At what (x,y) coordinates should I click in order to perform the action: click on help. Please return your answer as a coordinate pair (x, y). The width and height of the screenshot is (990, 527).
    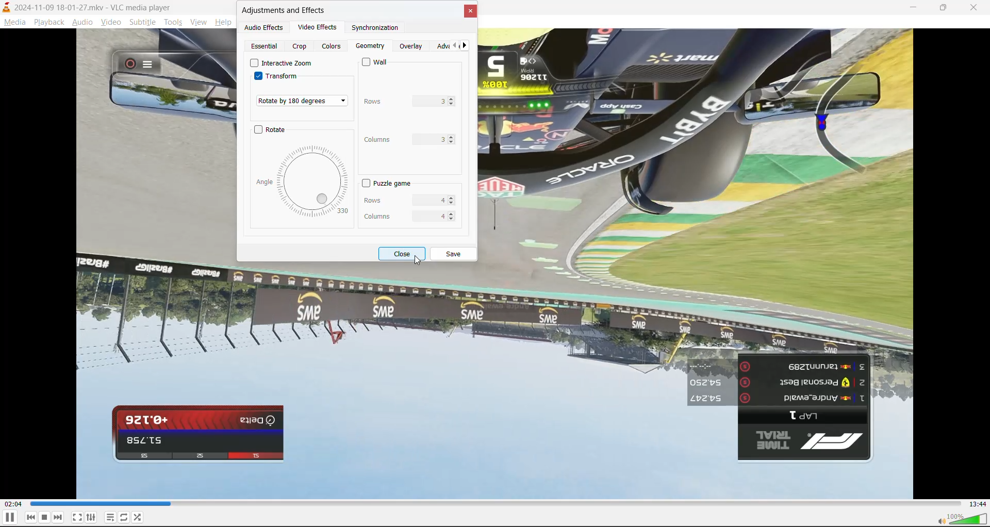
    Looking at the image, I should click on (223, 24).